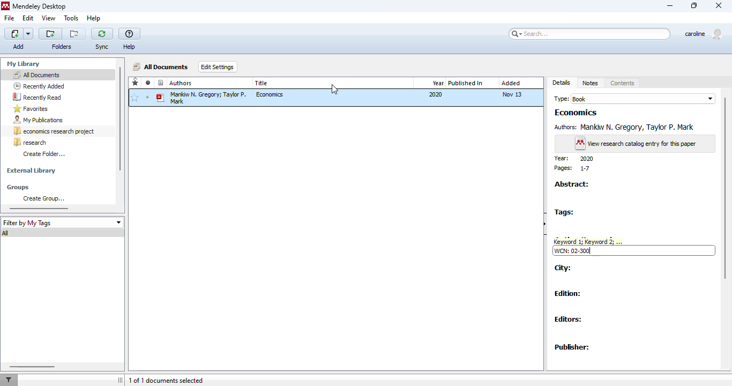 This screenshot has height=386, width=732. I want to click on tools, so click(71, 18).